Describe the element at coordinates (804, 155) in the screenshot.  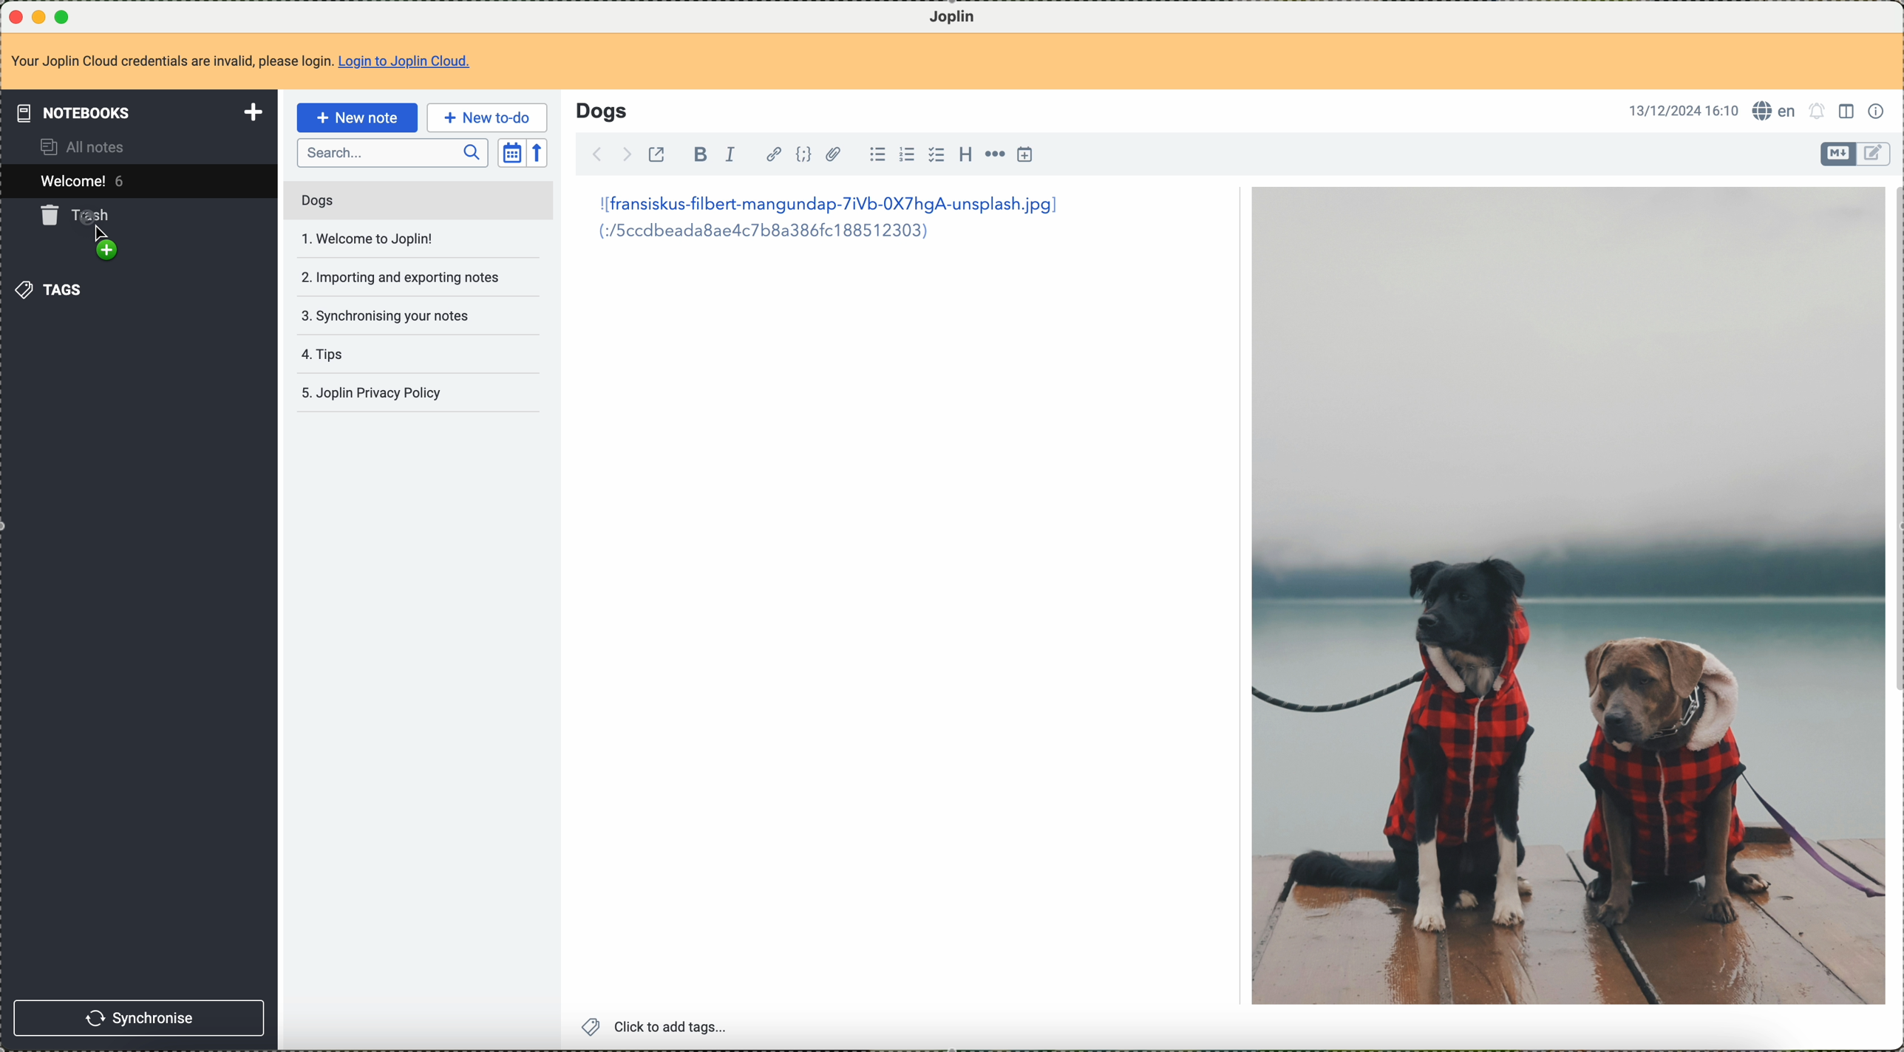
I see `code` at that location.